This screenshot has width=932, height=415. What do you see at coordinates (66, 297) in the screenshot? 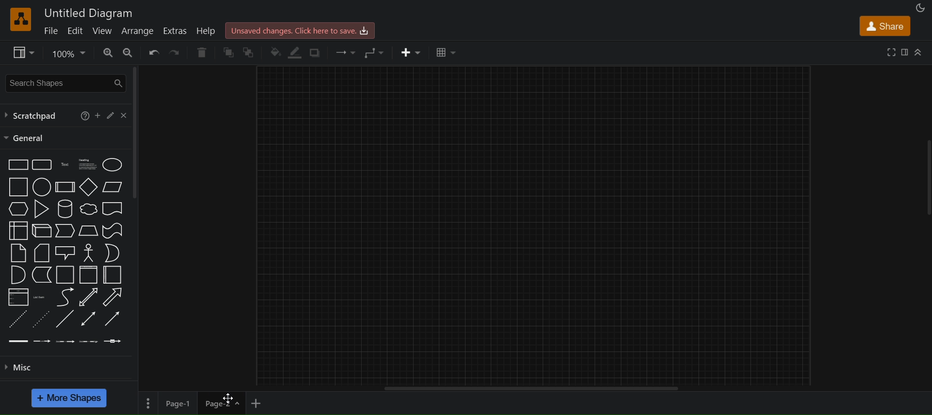
I see `curve` at bounding box center [66, 297].